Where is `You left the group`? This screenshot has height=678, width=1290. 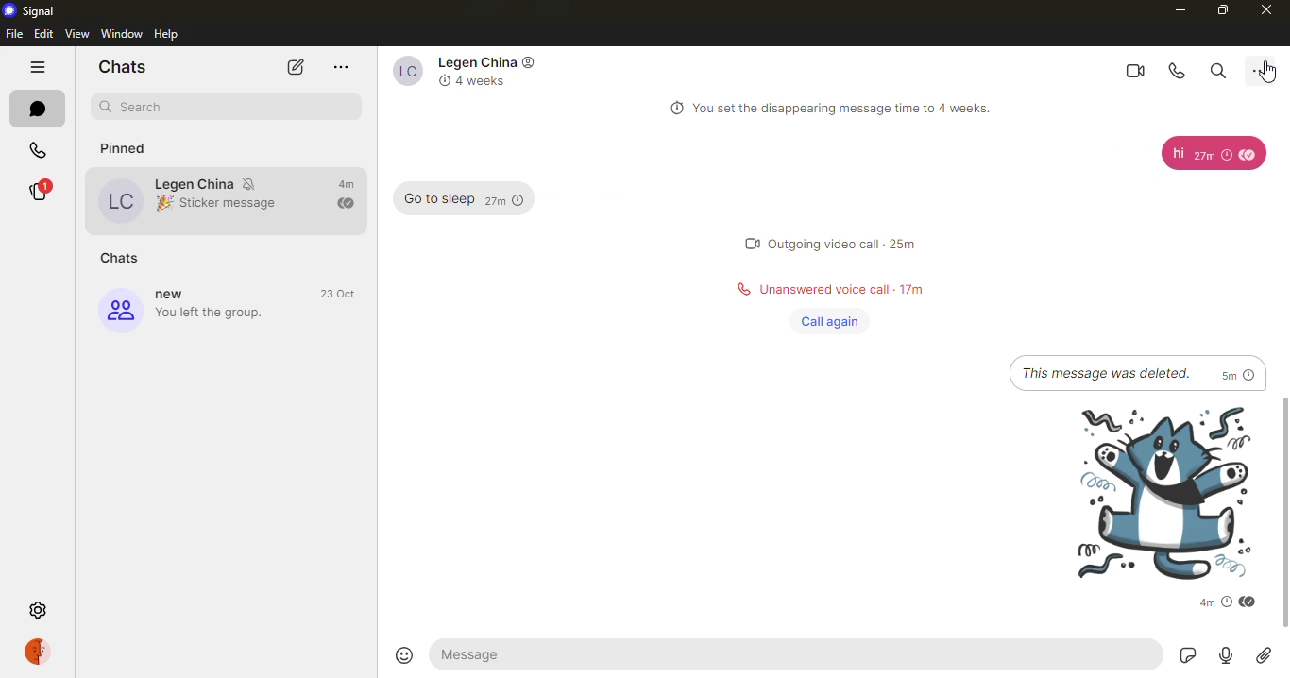
You left the group is located at coordinates (214, 314).